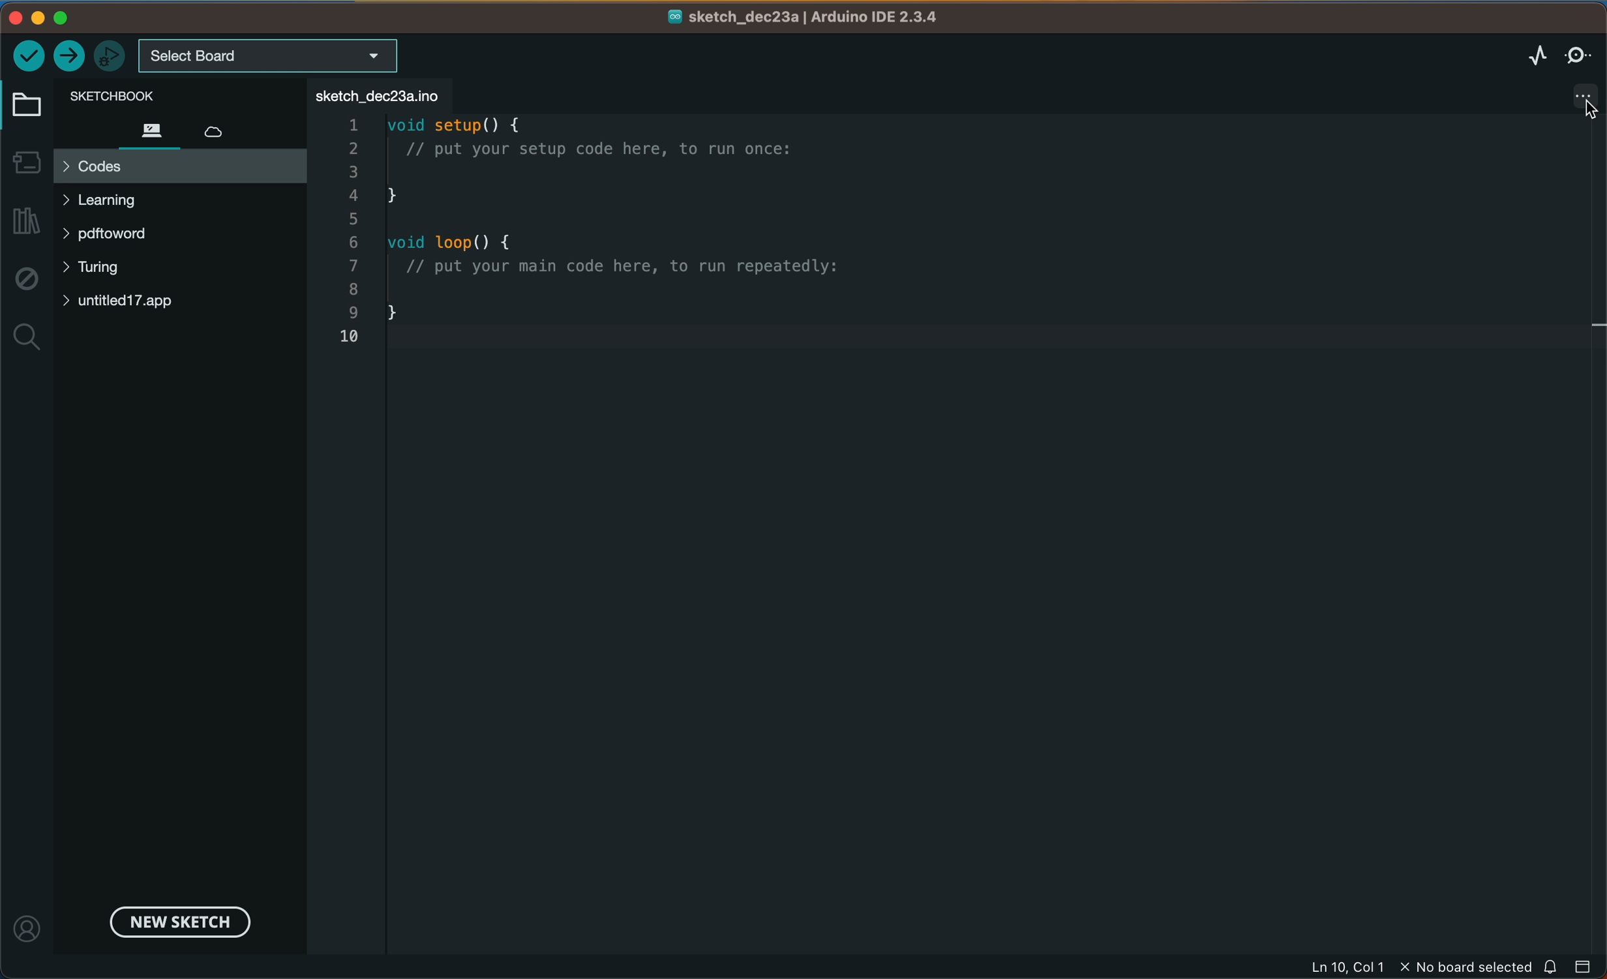  Describe the element at coordinates (1419, 967) in the screenshot. I see `file information` at that location.